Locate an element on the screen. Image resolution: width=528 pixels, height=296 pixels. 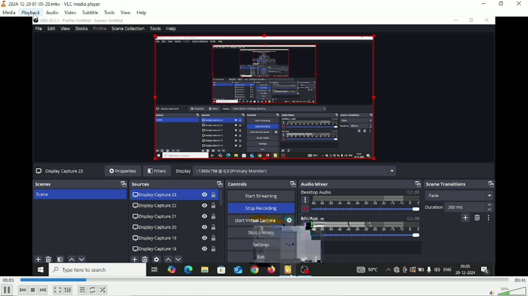
2024-12-20 01-05-20.mkv - VLC media player is located at coordinates (52, 4).